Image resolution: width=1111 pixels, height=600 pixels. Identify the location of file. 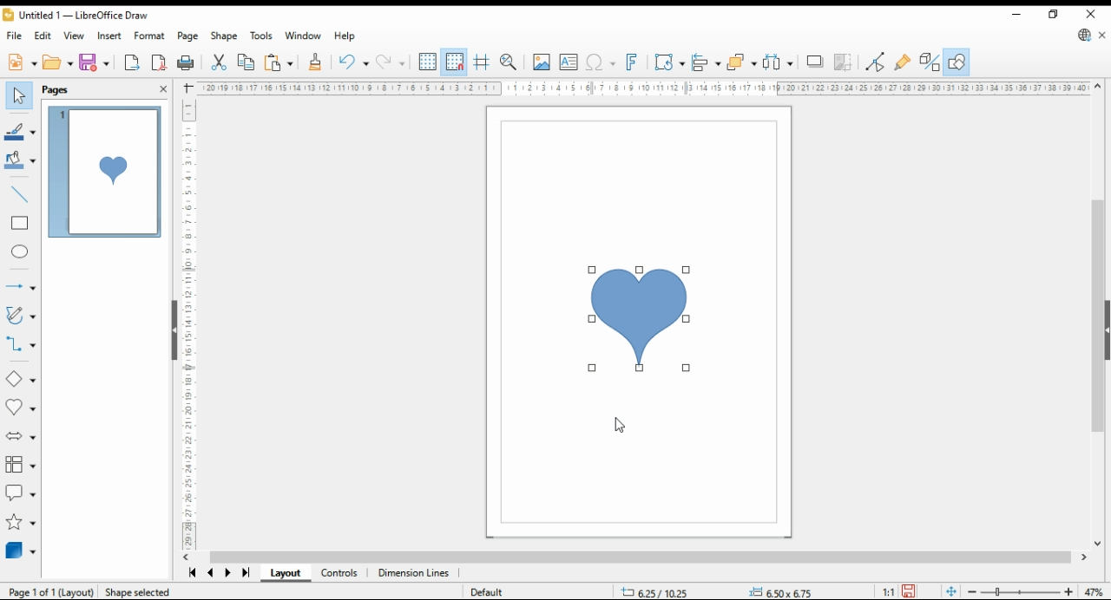
(13, 36).